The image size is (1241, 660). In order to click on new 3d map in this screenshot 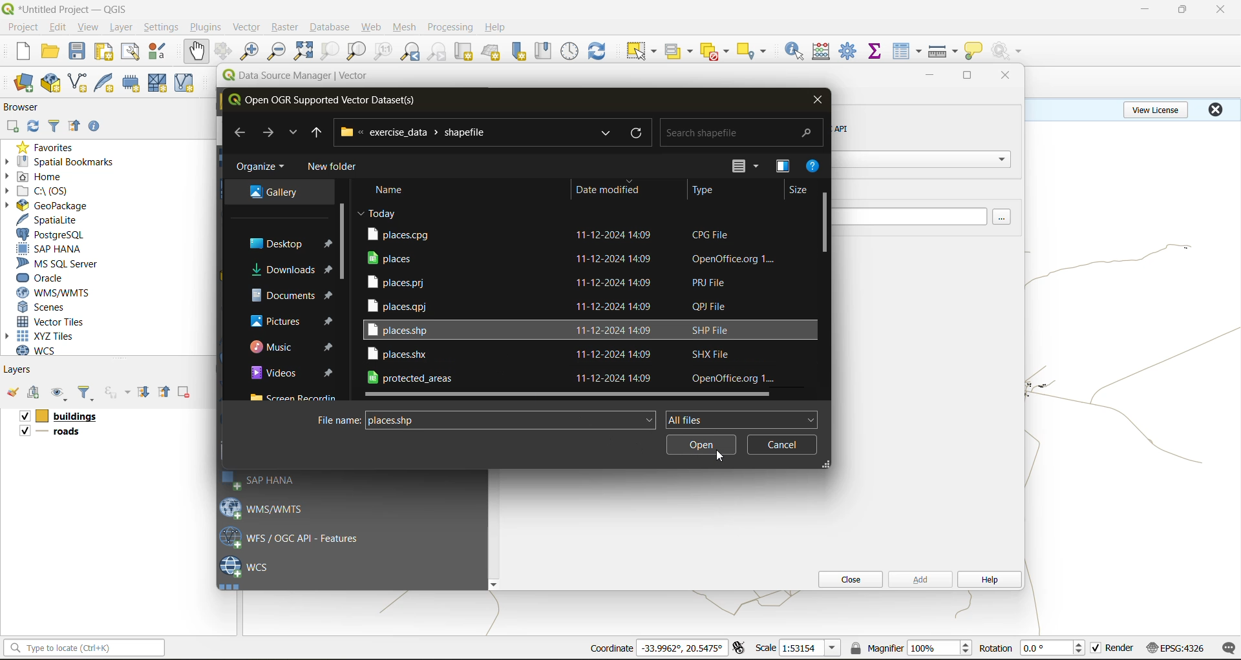, I will do `click(493, 52)`.